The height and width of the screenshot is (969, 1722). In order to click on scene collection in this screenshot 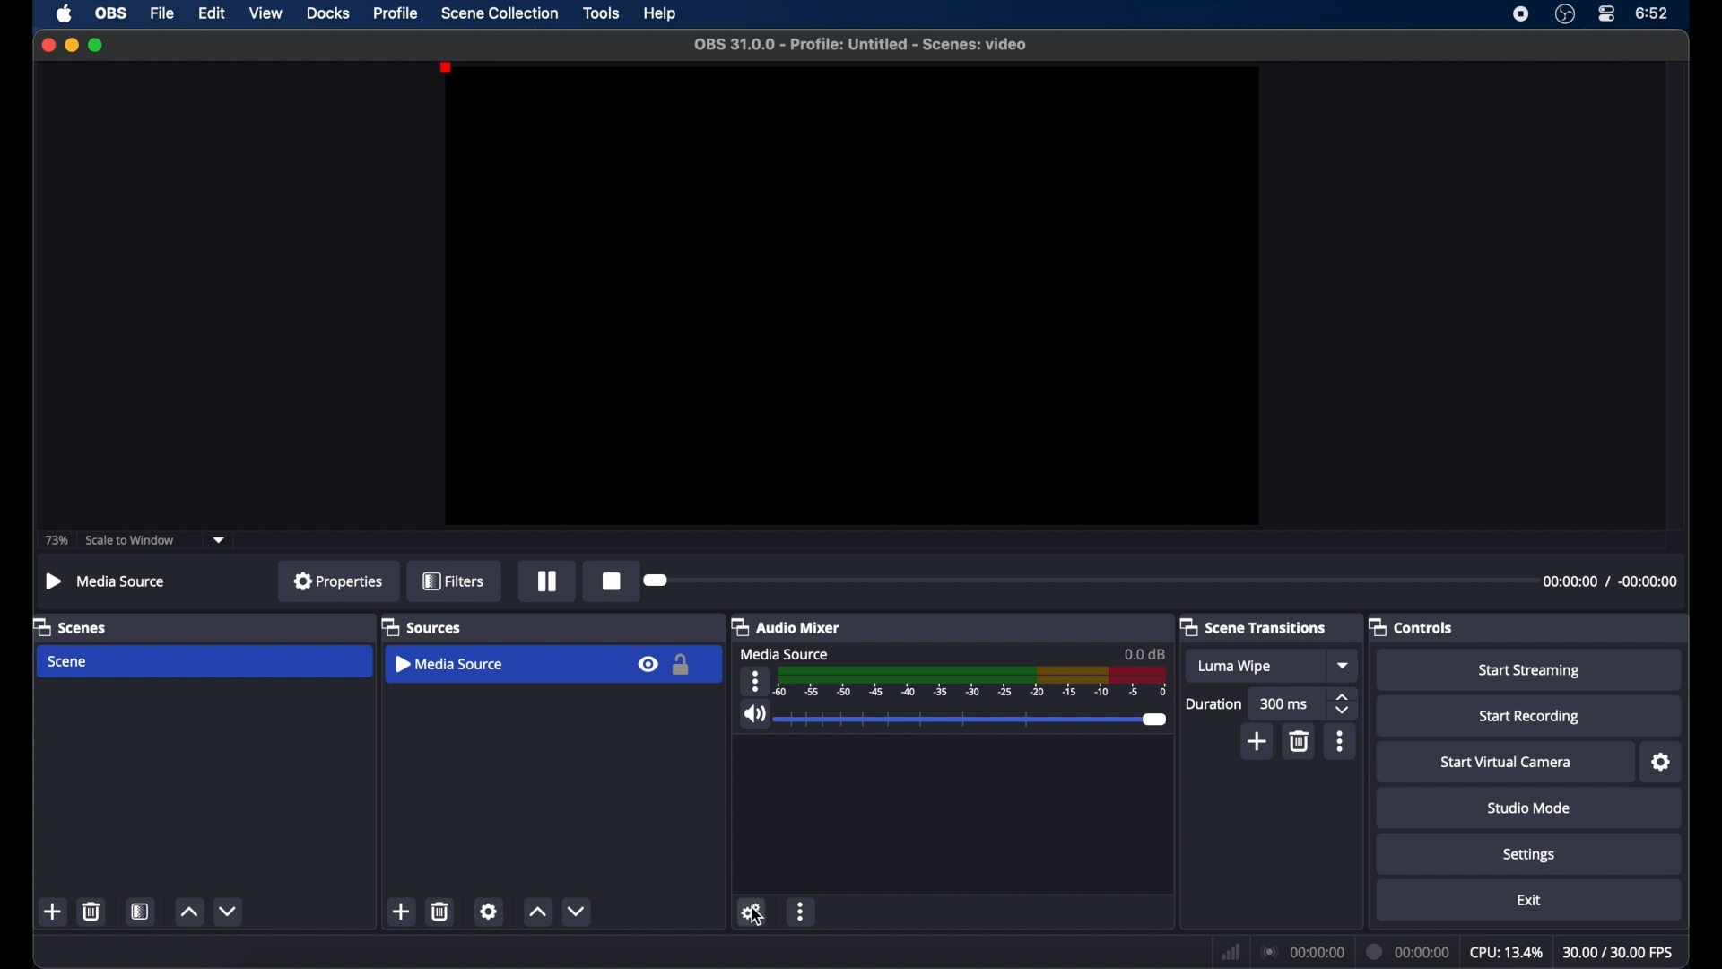, I will do `click(500, 12)`.